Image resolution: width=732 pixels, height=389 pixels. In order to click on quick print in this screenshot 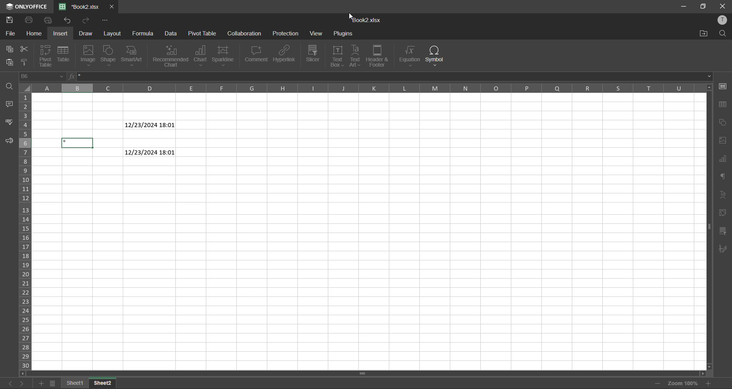, I will do `click(50, 20)`.